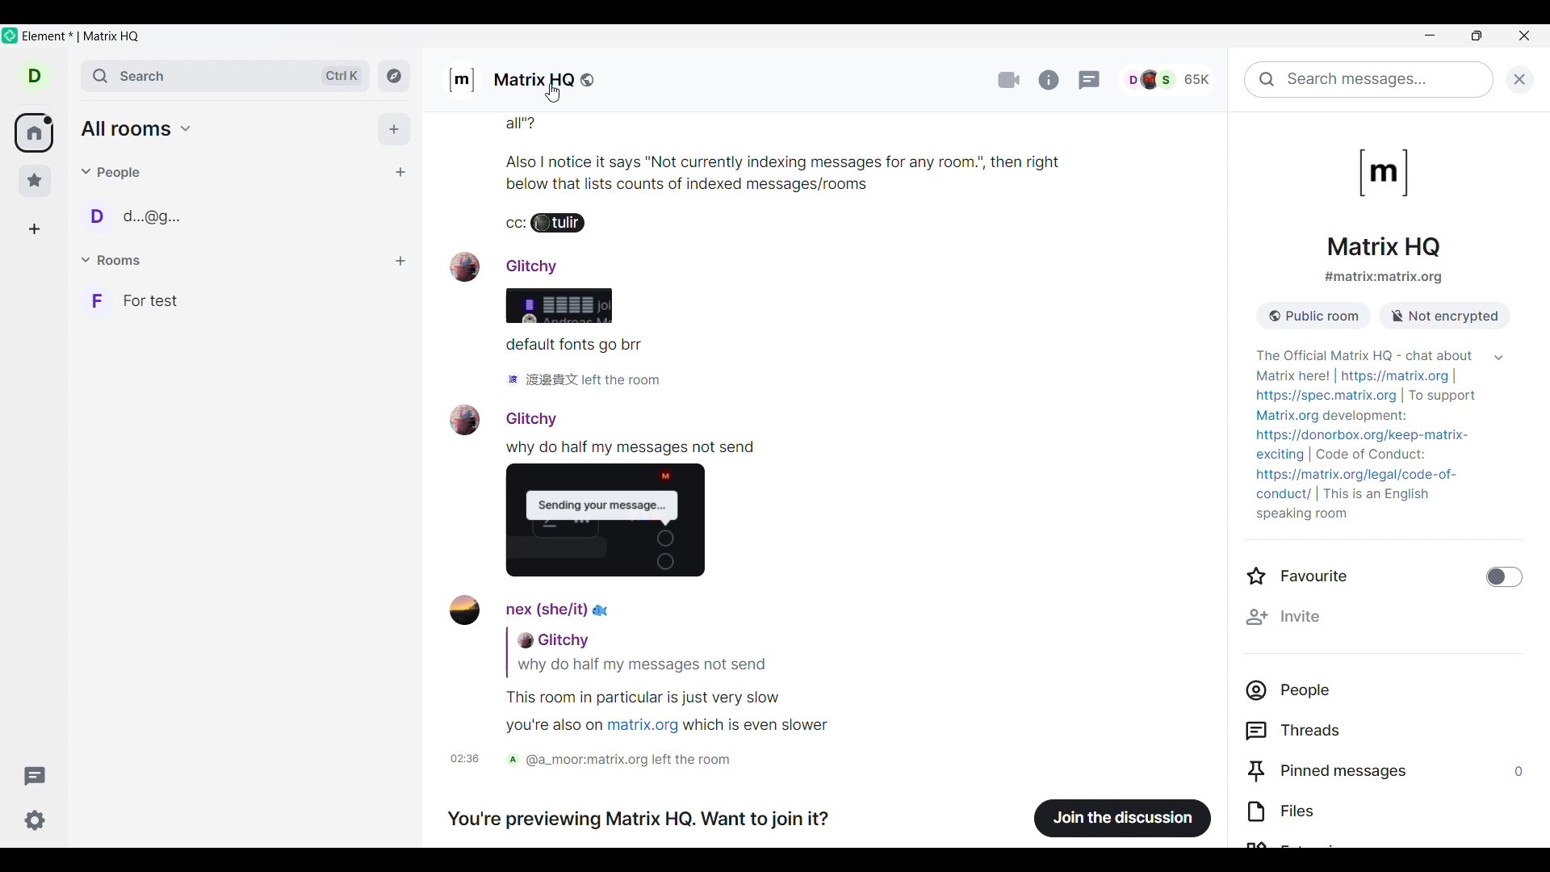 The image size is (1550, 872). What do you see at coordinates (10, 36) in the screenshot?
I see `element logo` at bounding box center [10, 36].